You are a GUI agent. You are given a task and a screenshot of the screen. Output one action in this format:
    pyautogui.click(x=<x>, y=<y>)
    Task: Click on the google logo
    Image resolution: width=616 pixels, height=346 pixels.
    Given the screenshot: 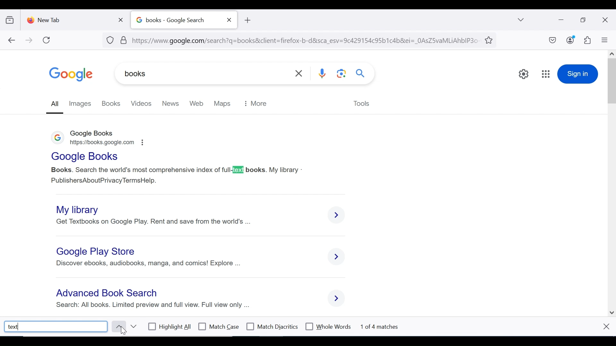 What is the action you would take?
    pyautogui.click(x=71, y=74)
    